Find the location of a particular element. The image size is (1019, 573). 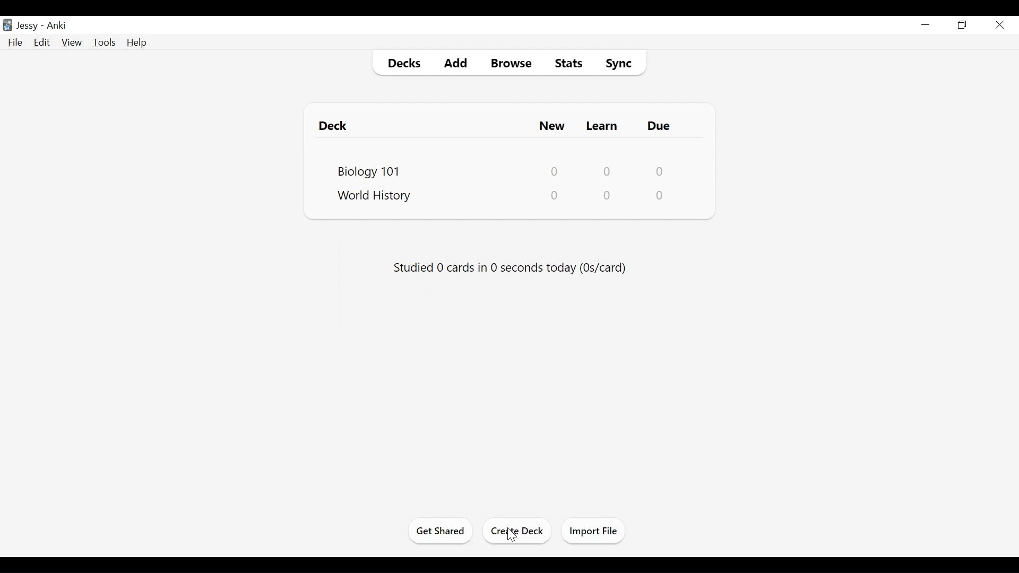

Profile Name is located at coordinates (28, 24).